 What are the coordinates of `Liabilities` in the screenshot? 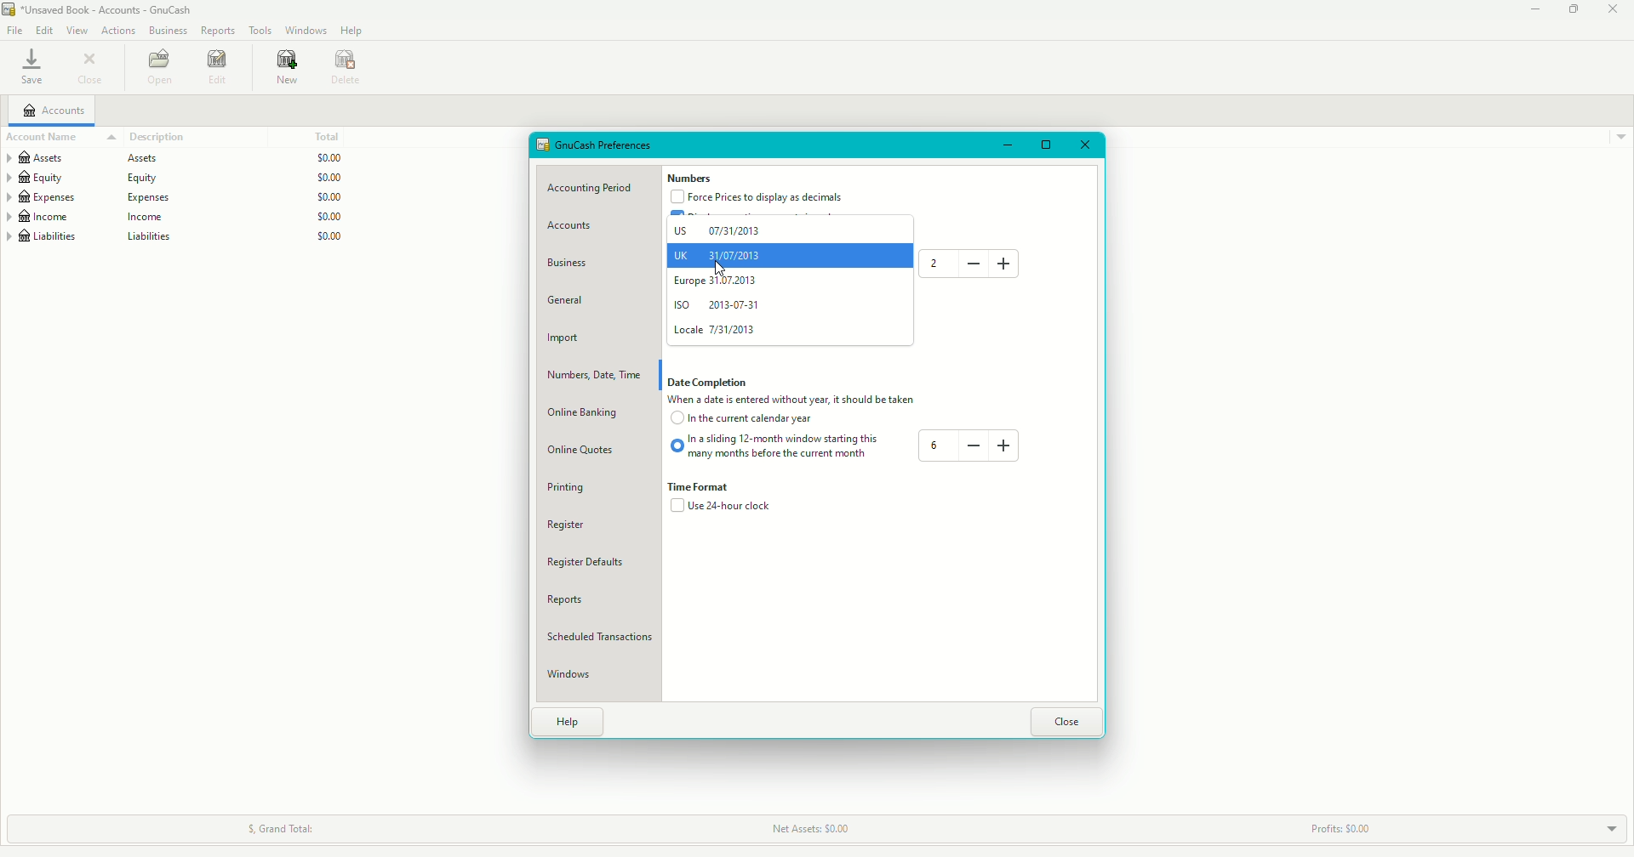 It's located at (176, 238).